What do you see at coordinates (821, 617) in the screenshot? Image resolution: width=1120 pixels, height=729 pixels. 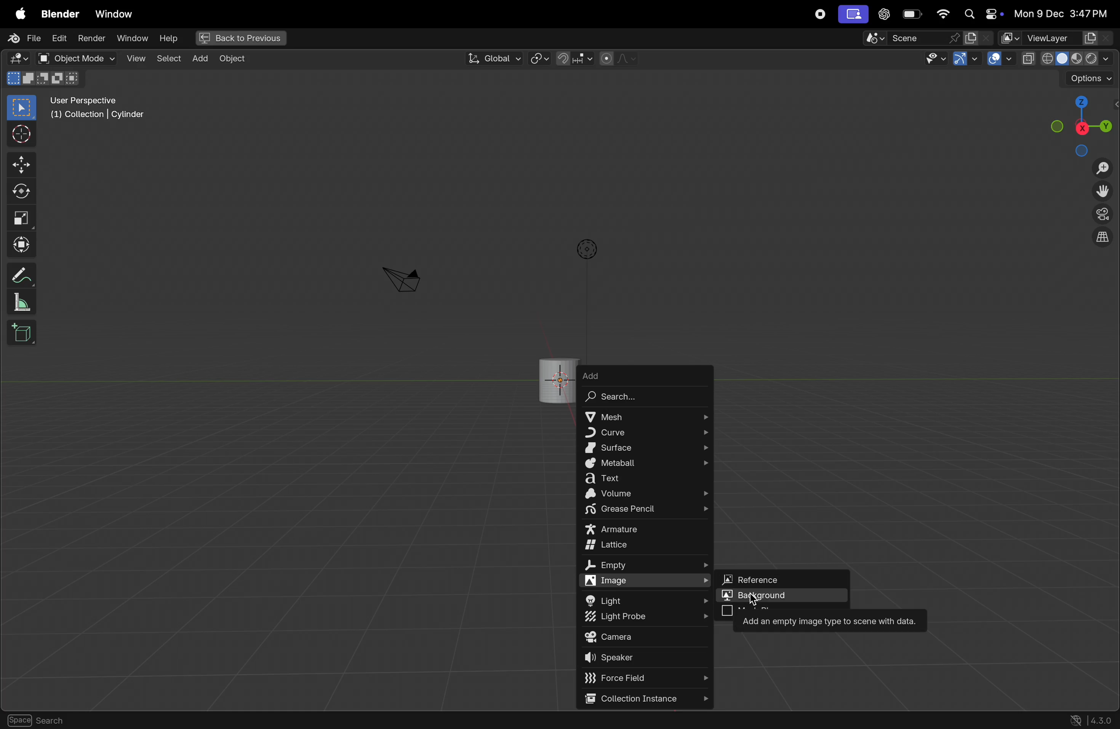 I see `` at bounding box center [821, 617].